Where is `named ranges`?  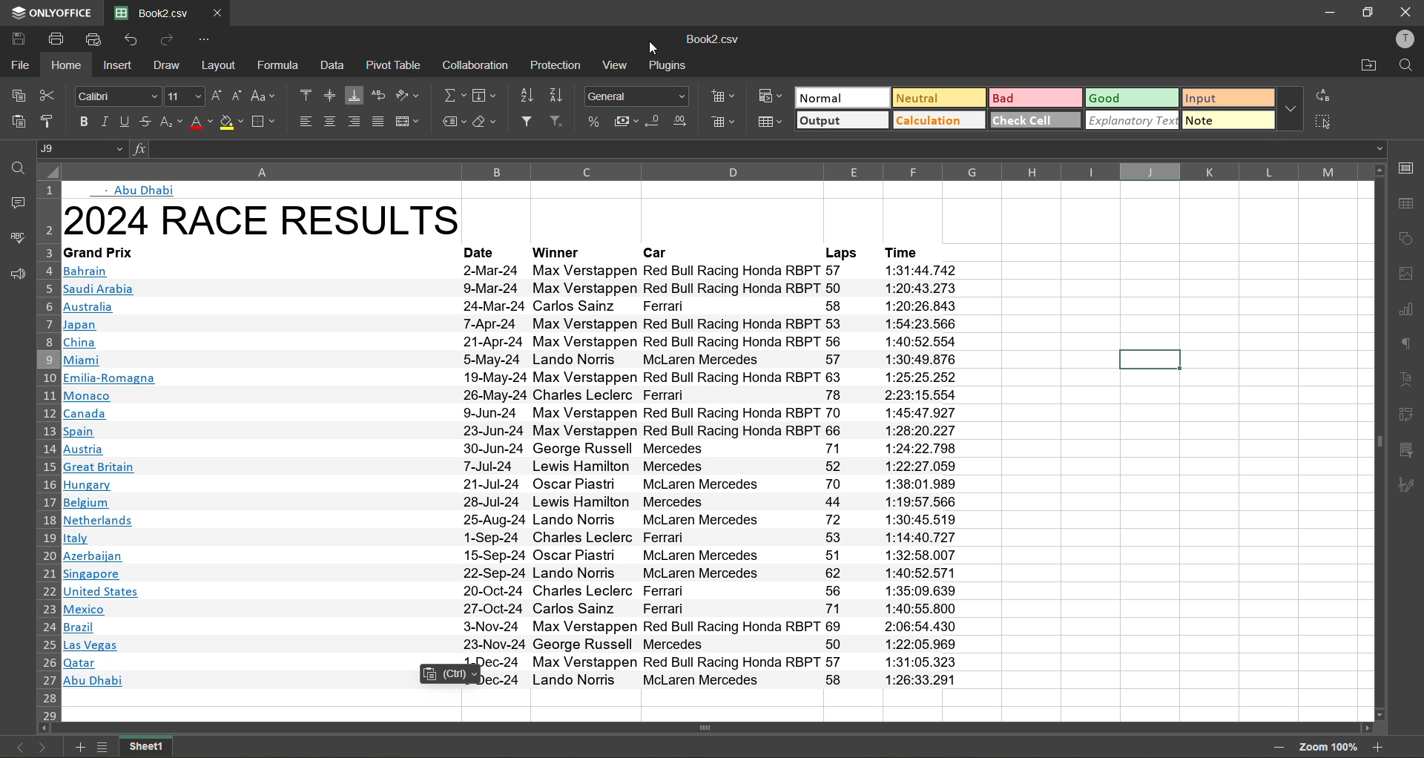
named ranges is located at coordinates (452, 119).